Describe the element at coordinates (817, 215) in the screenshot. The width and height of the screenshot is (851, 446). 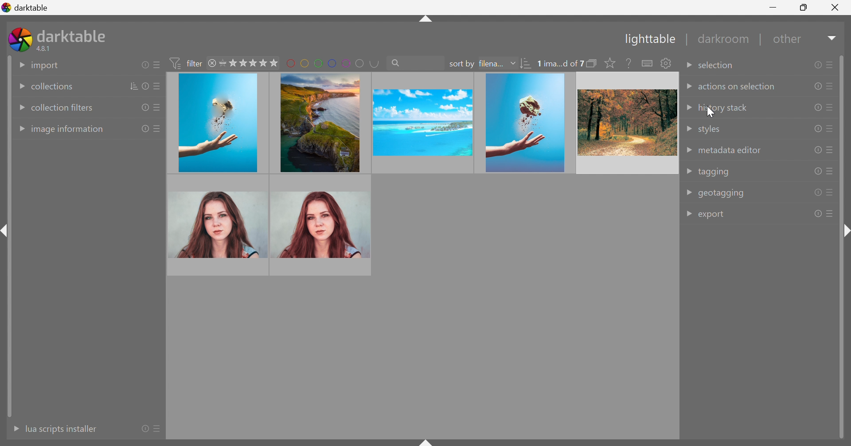
I see `reset` at that location.